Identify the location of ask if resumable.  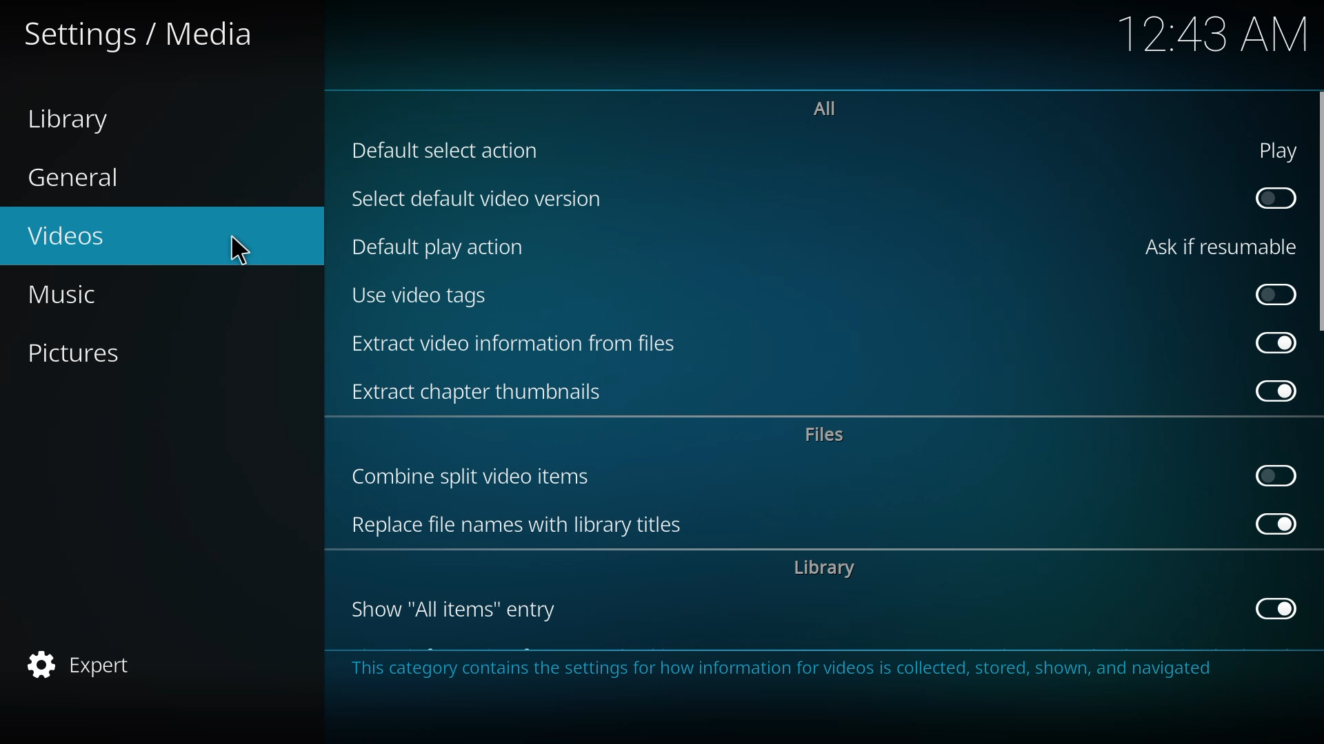
(1225, 245).